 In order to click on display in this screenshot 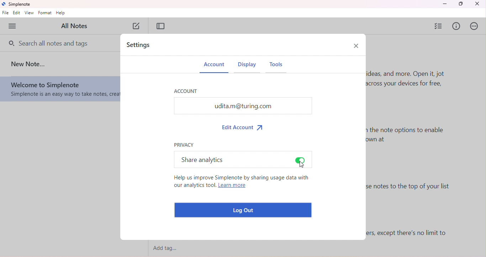, I will do `click(247, 67)`.